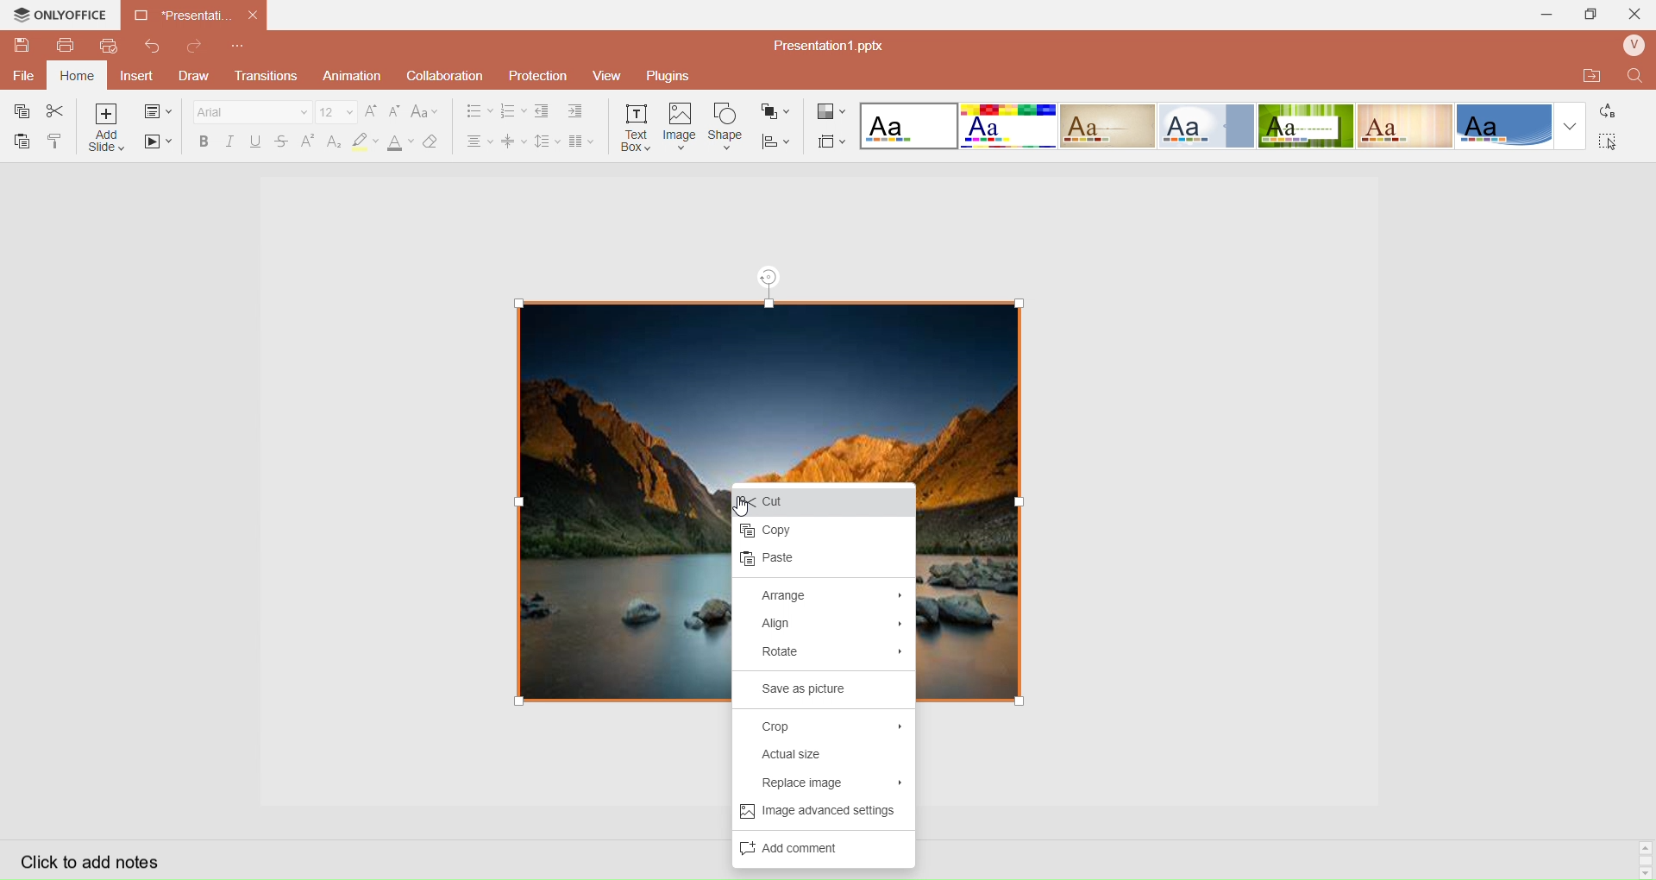  I want to click on Arrange, so click(827, 595).